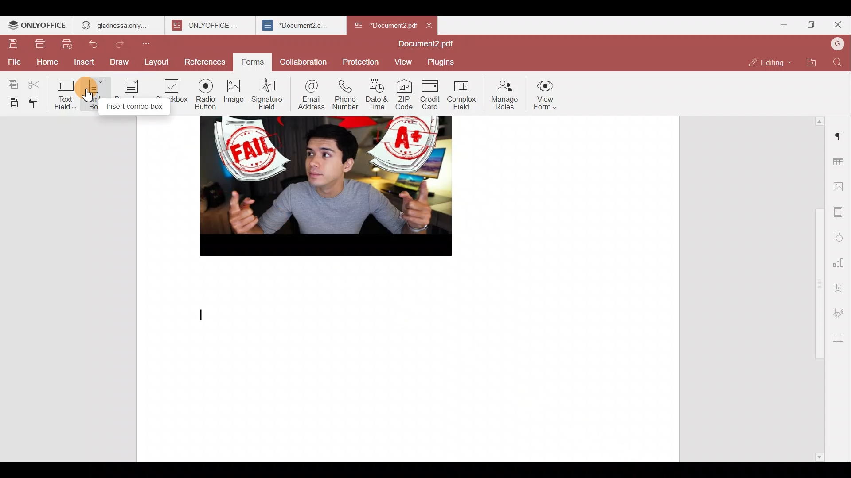  I want to click on Layout, so click(156, 63).